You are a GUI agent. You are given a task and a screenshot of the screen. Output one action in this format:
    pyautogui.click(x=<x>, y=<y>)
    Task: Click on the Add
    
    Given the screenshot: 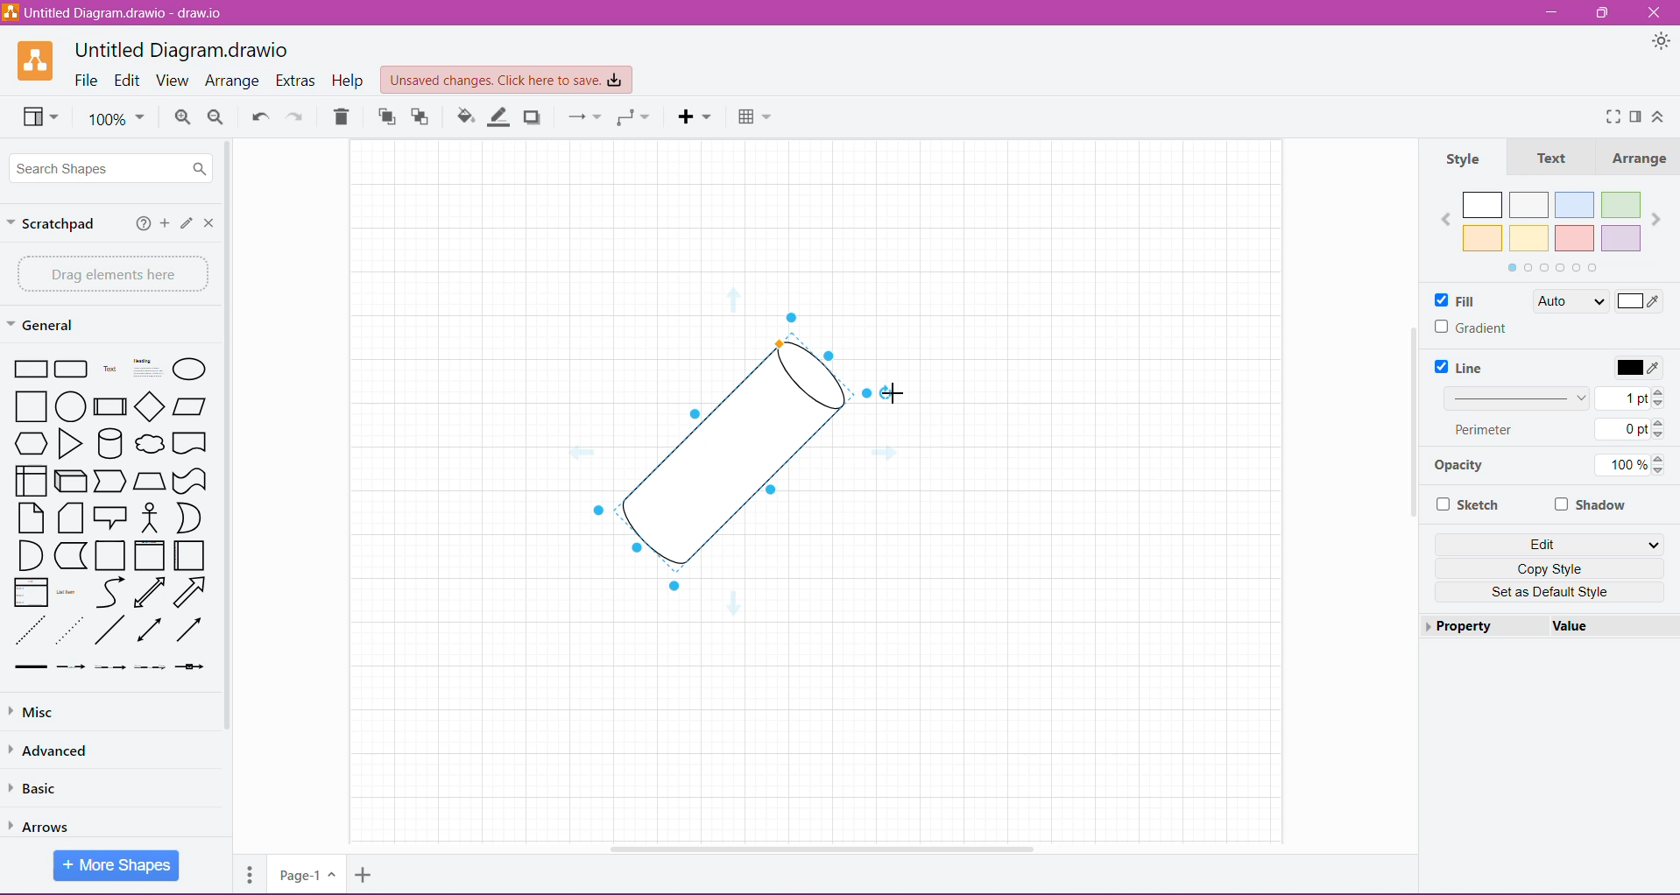 What is the action you would take?
    pyautogui.click(x=164, y=225)
    